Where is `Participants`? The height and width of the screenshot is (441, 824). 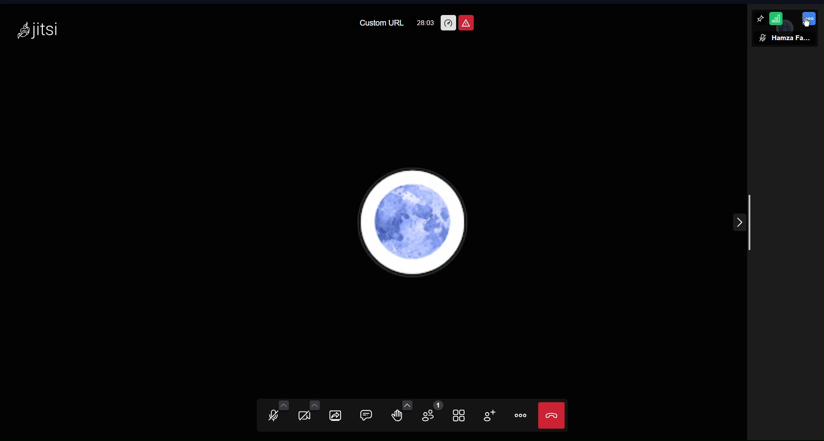 Participants is located at coordinates (431, 415).